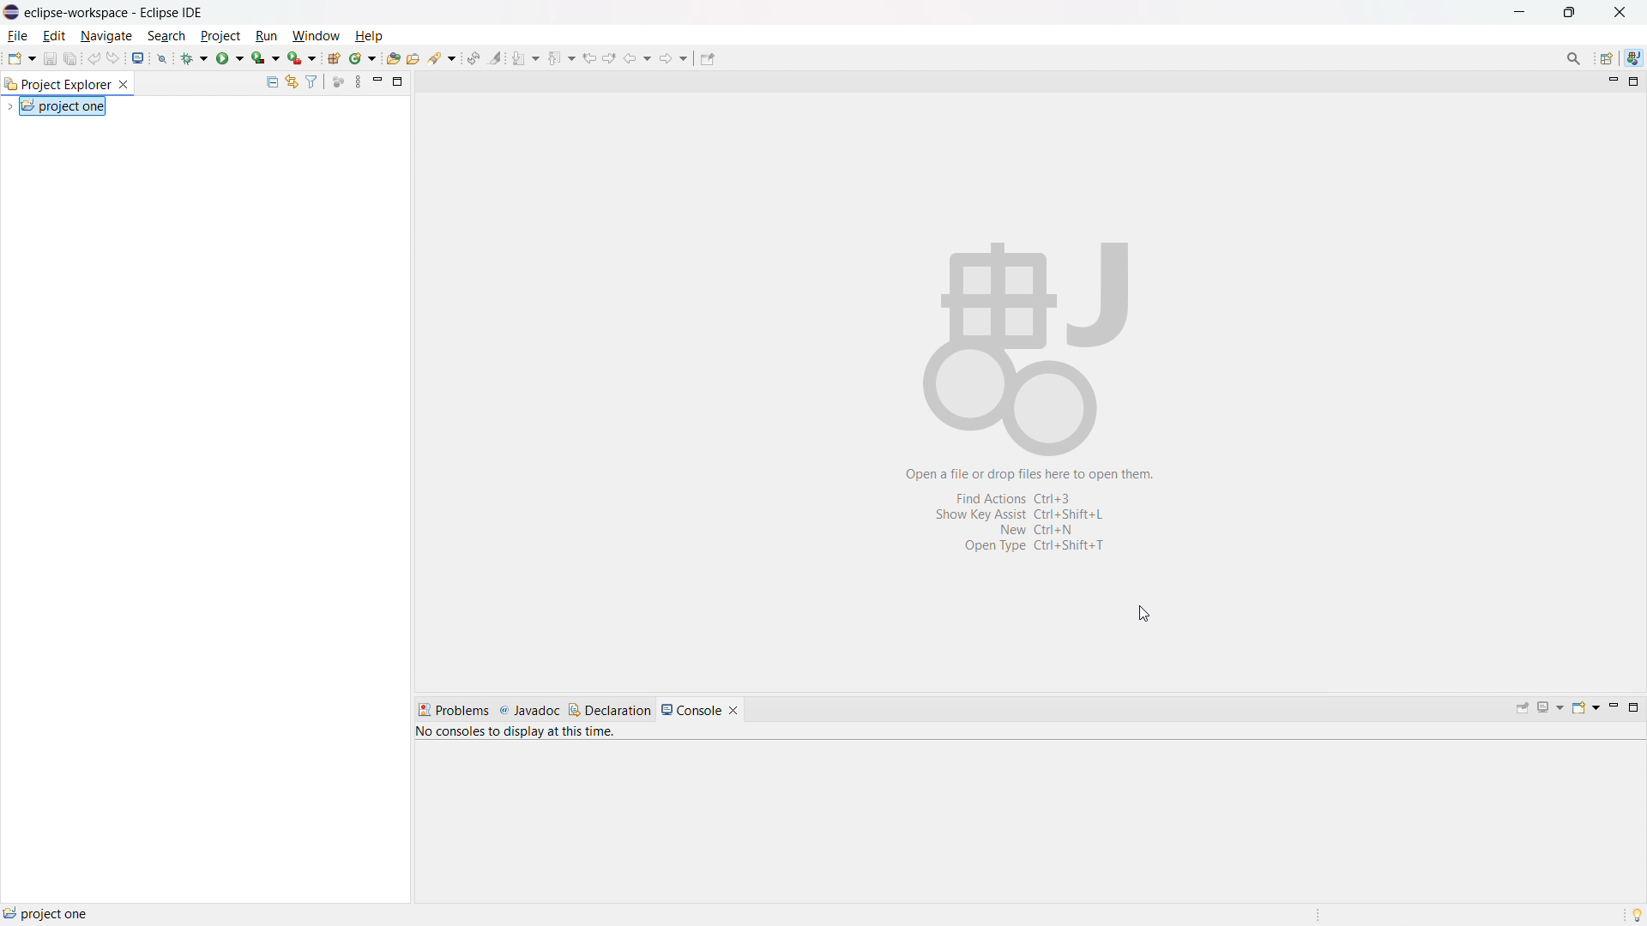 The height and width of the screenshot is (926, 1647). I want to click on search, so click(443, 58).